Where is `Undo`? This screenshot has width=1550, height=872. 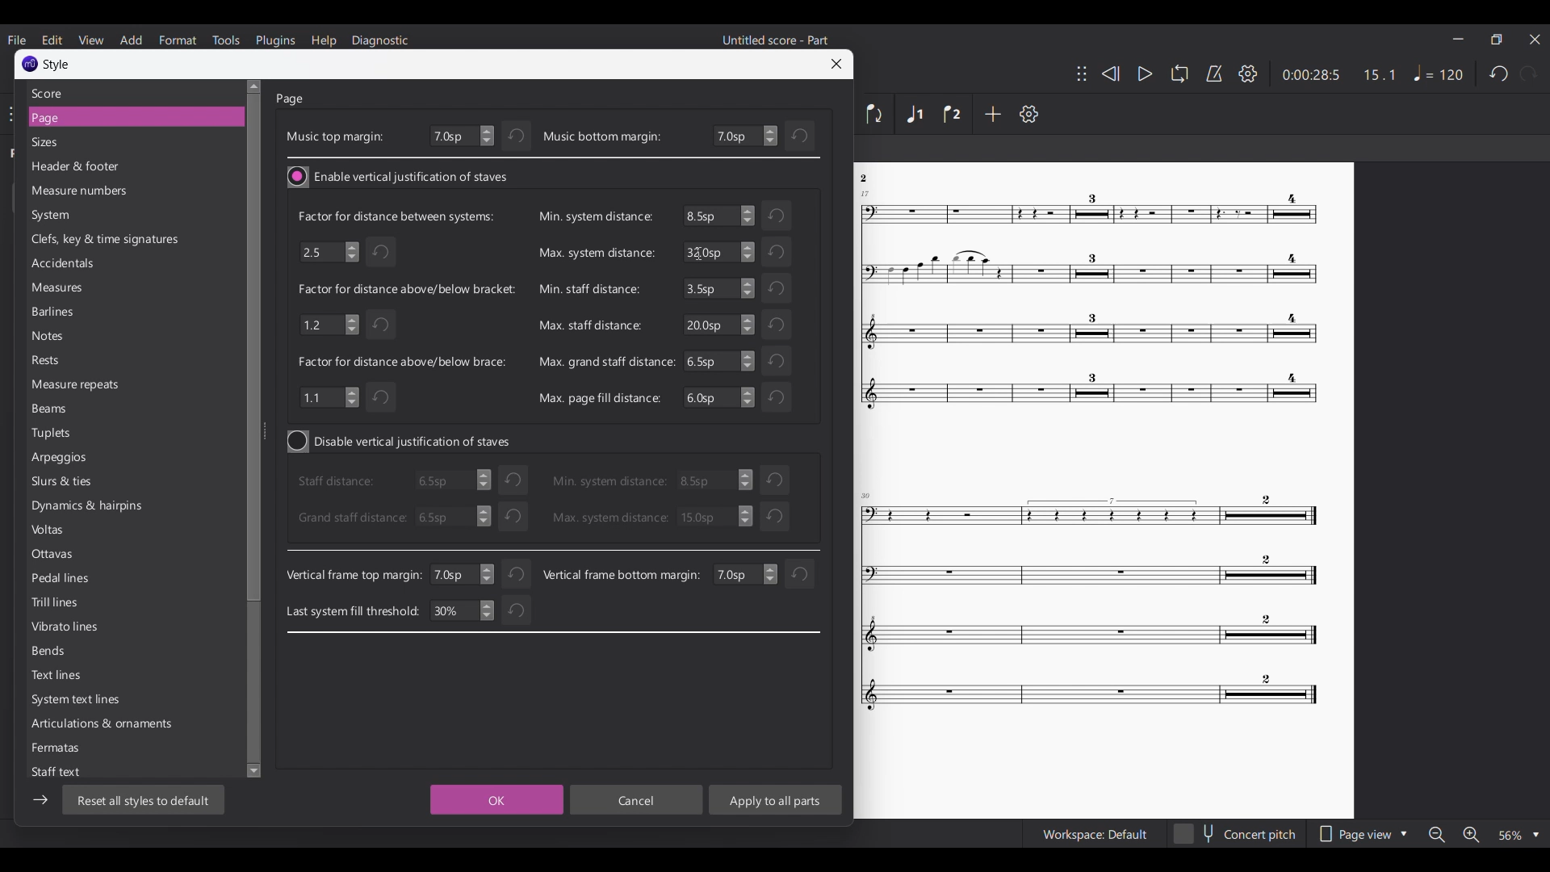
Undo is located at coordinates (383, 324).